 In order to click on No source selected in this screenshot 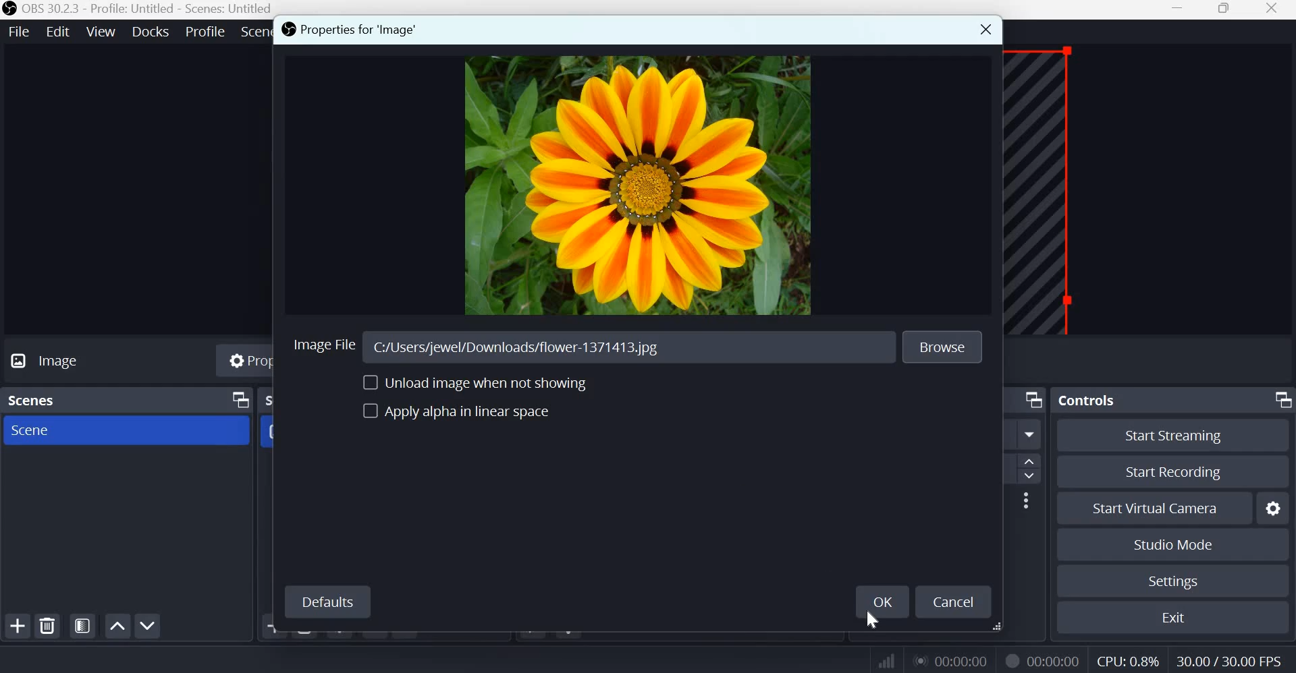, I will do `click(75, 363)`.